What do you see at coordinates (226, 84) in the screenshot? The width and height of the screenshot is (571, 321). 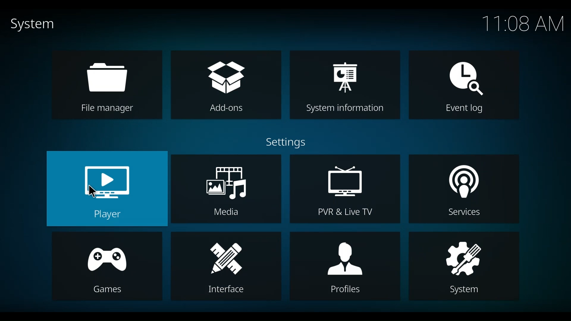 I see `Add-ons` at bounding box center [226, 84].